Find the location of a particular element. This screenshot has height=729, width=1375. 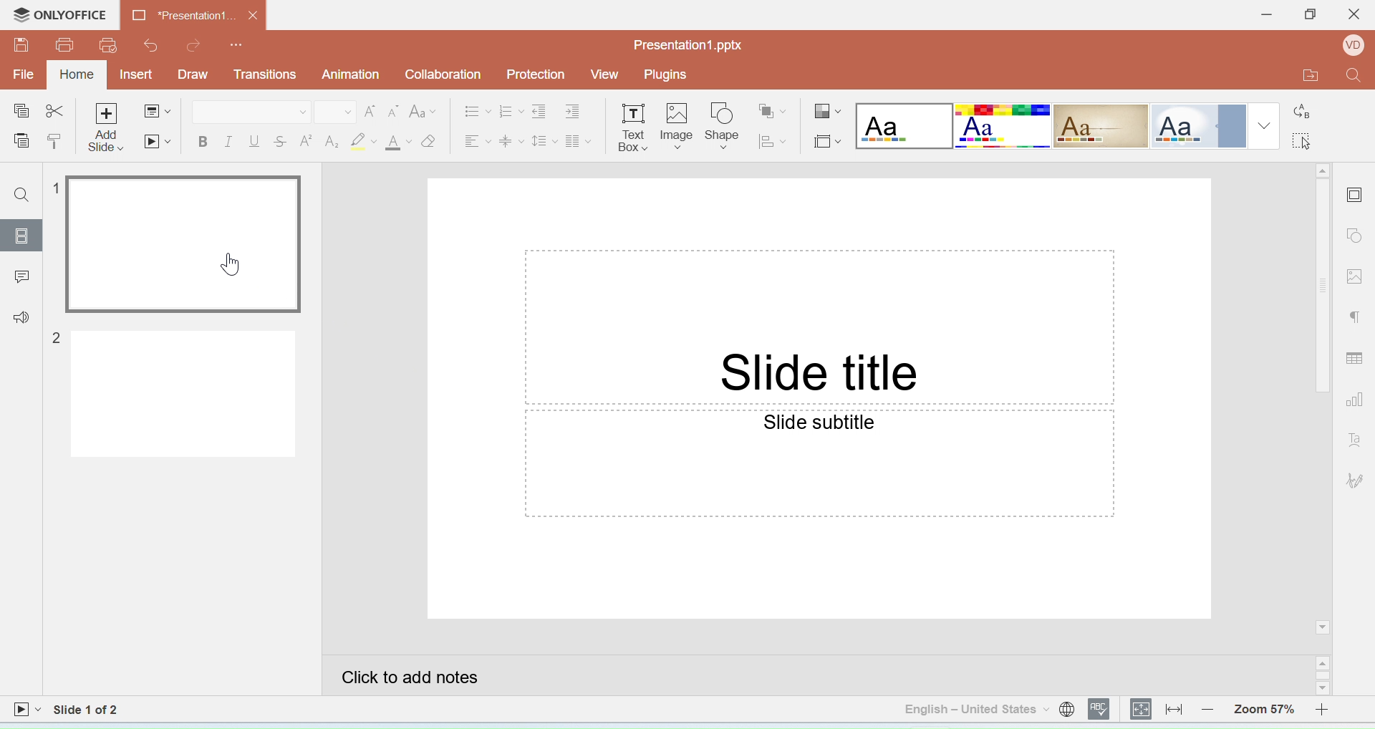

View is located at coordinates (604, 74).